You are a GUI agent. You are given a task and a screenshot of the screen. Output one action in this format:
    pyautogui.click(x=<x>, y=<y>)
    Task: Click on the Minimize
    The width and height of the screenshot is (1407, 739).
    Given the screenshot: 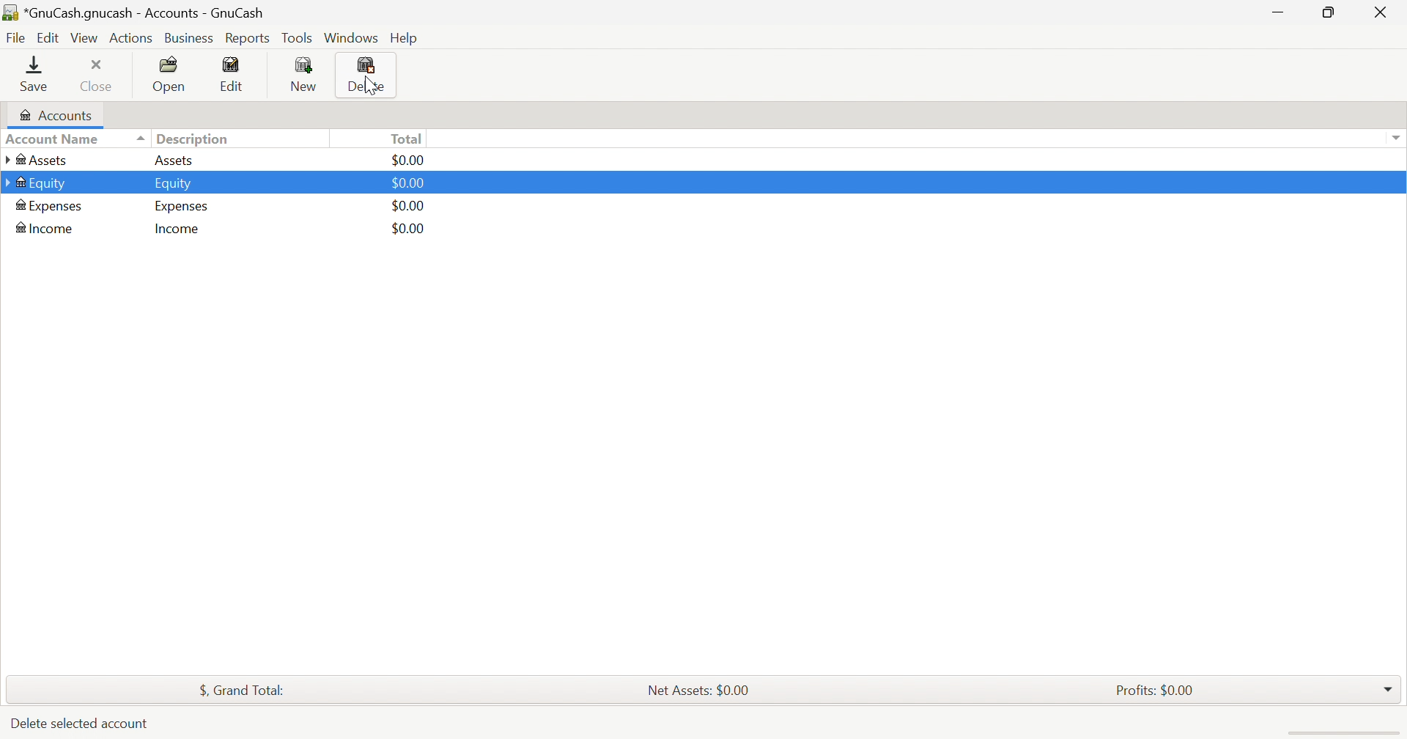 What is the action you would take?
    pyautogui.click(x=1279, y=15)
    